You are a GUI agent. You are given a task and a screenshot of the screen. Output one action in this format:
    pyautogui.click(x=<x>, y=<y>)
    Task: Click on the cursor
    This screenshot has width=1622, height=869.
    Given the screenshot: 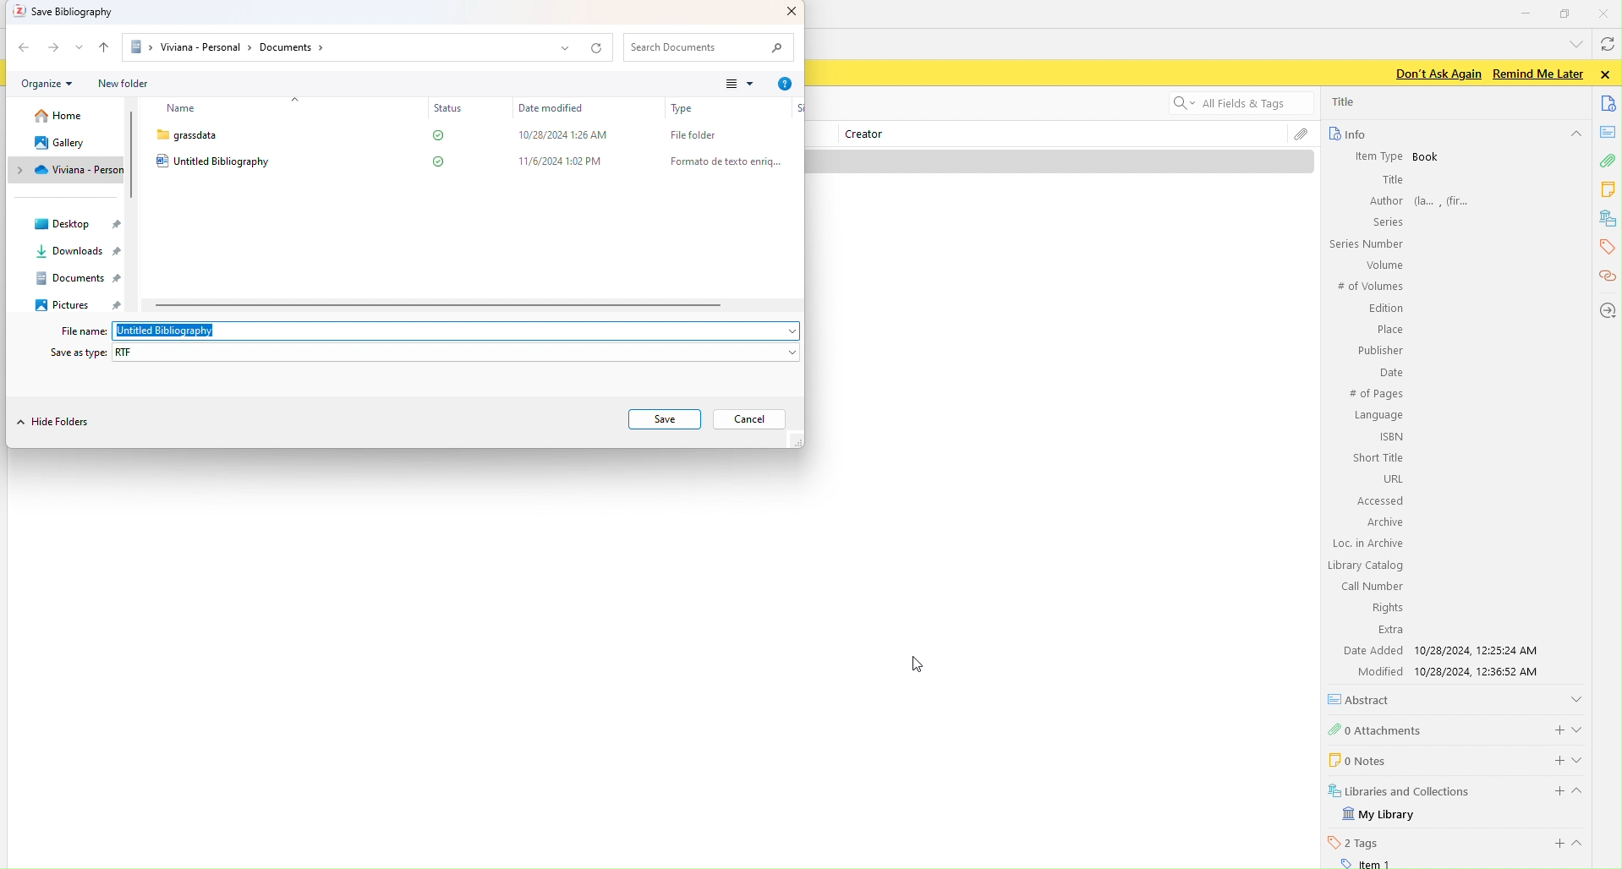 What is the action you would take?
    pyautogui.click(x=927, y=664)
    